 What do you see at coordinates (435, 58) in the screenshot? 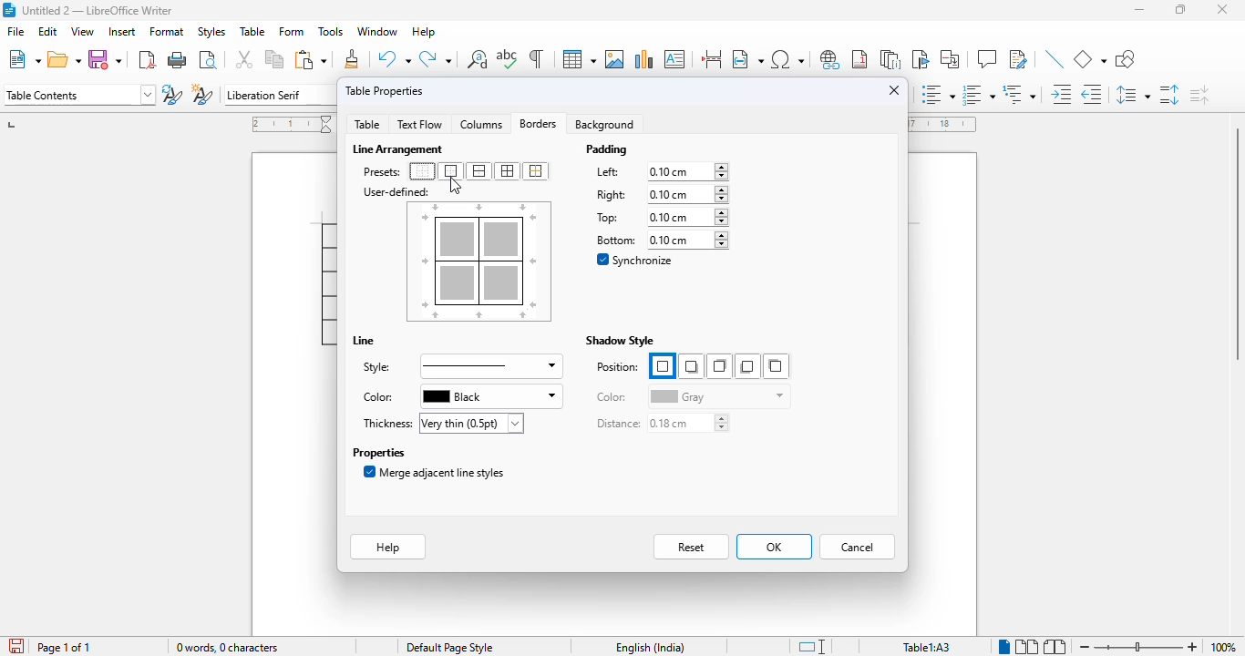
I see `redo` at bounding box center [435, 58].